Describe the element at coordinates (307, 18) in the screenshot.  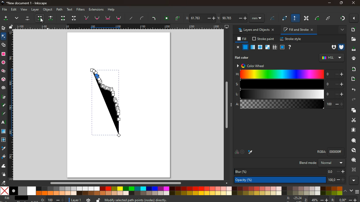
I see `fullscreen` at that location.